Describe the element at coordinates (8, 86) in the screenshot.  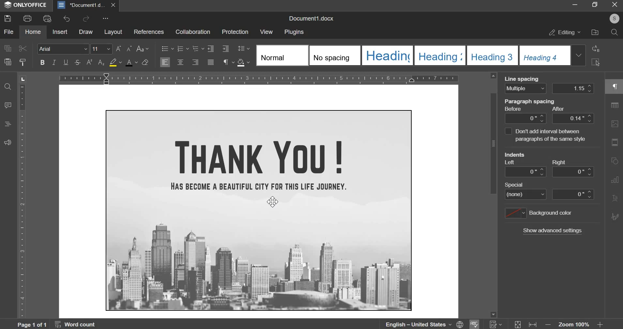
I see `find` at that location.